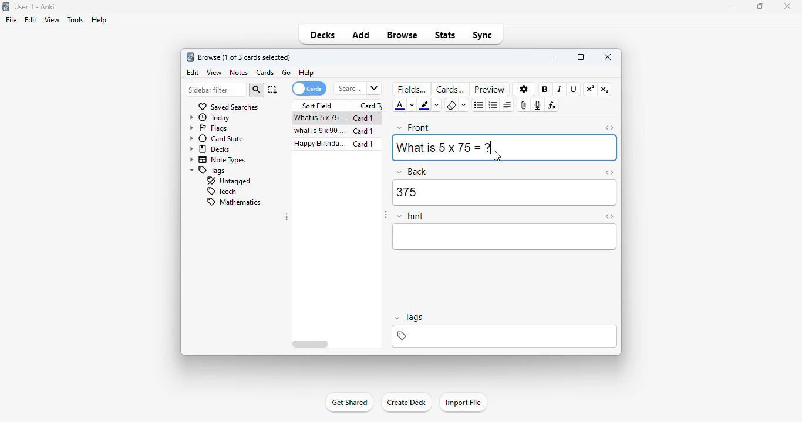 Image resolution: width=802 pixels, height=422 pixels. Describe the element at coordinates (190, 57) in the screenshot. I see `logo` at that location.